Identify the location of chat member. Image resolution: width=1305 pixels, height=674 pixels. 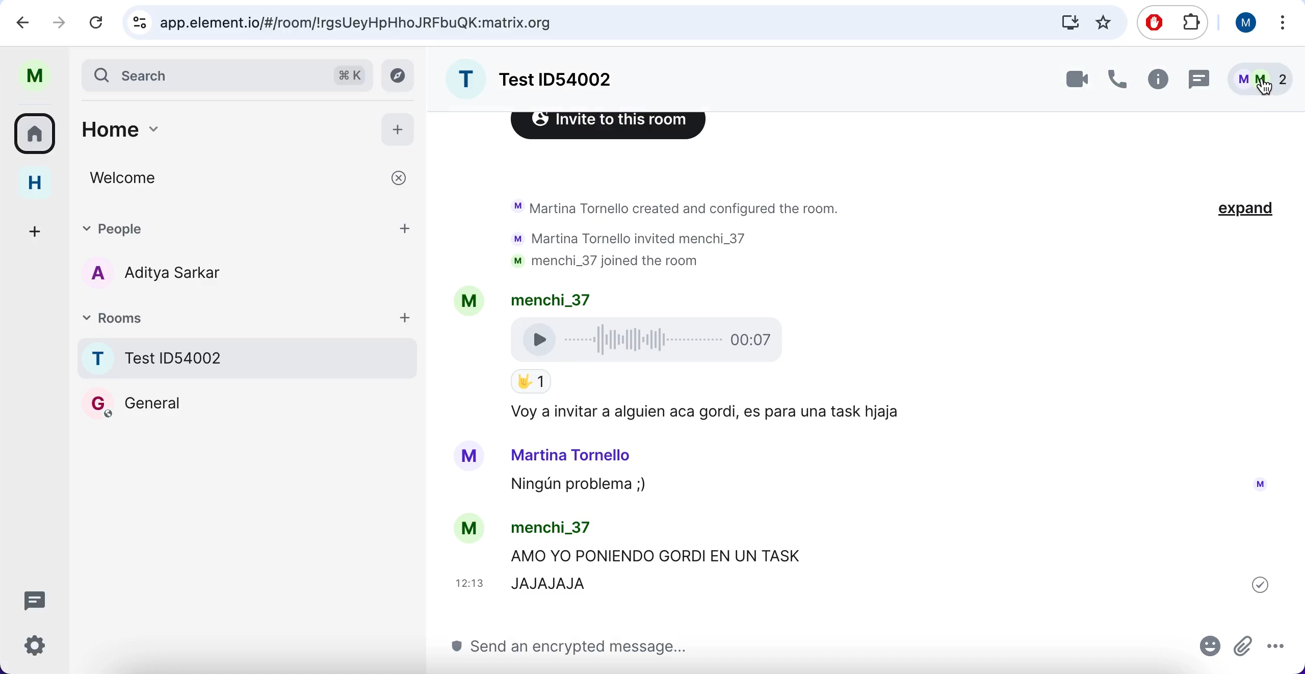
(237, 272).